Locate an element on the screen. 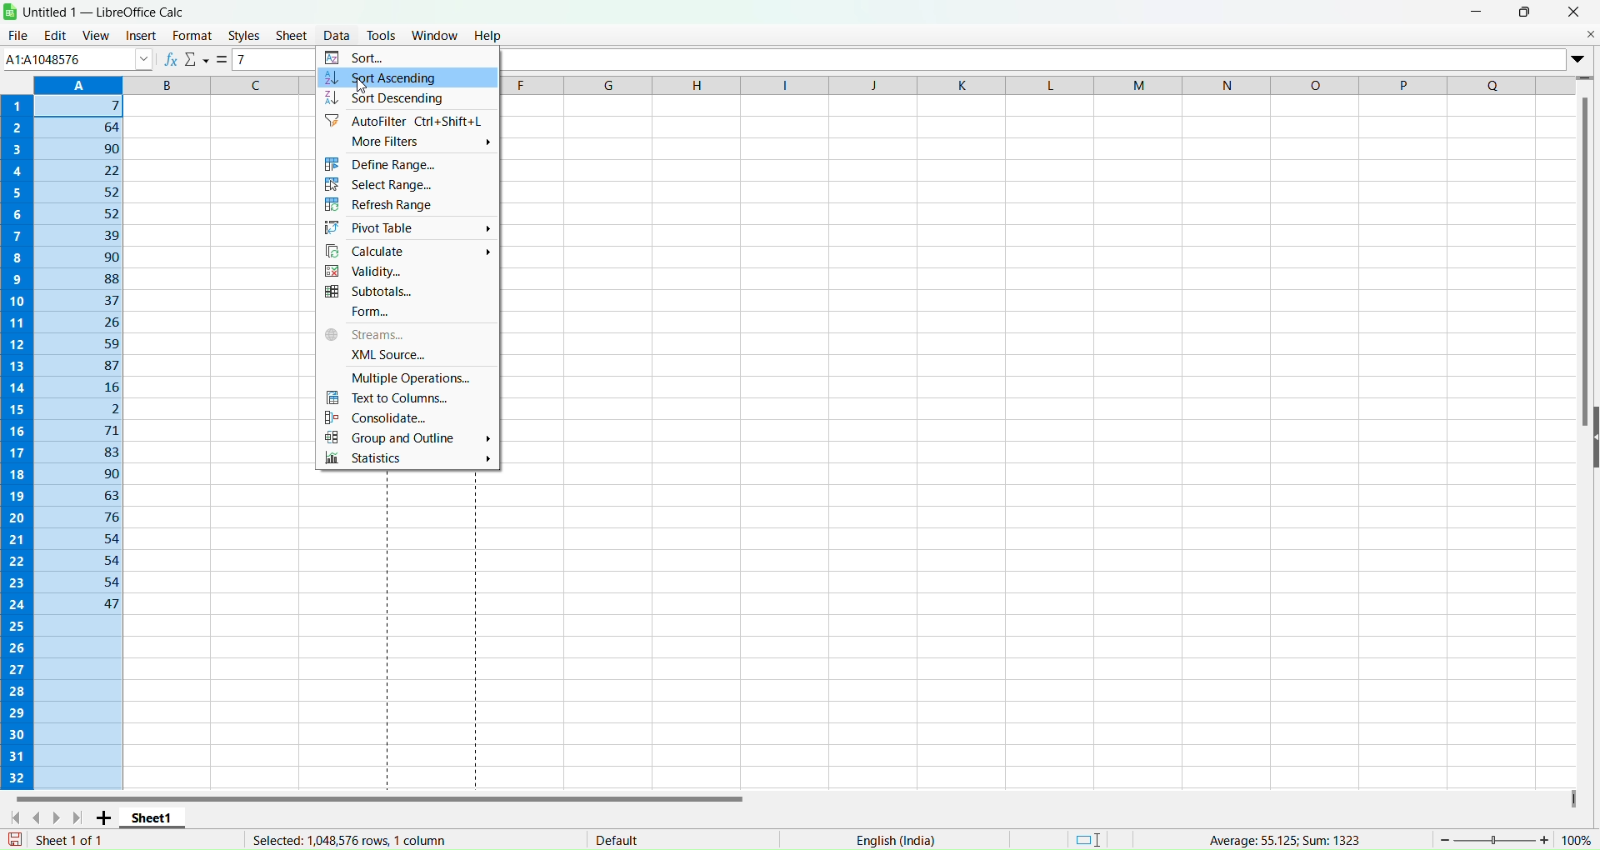 The height and width of the screenshot is (850, 1600). Sort descending is located at coordinates (397, 97).